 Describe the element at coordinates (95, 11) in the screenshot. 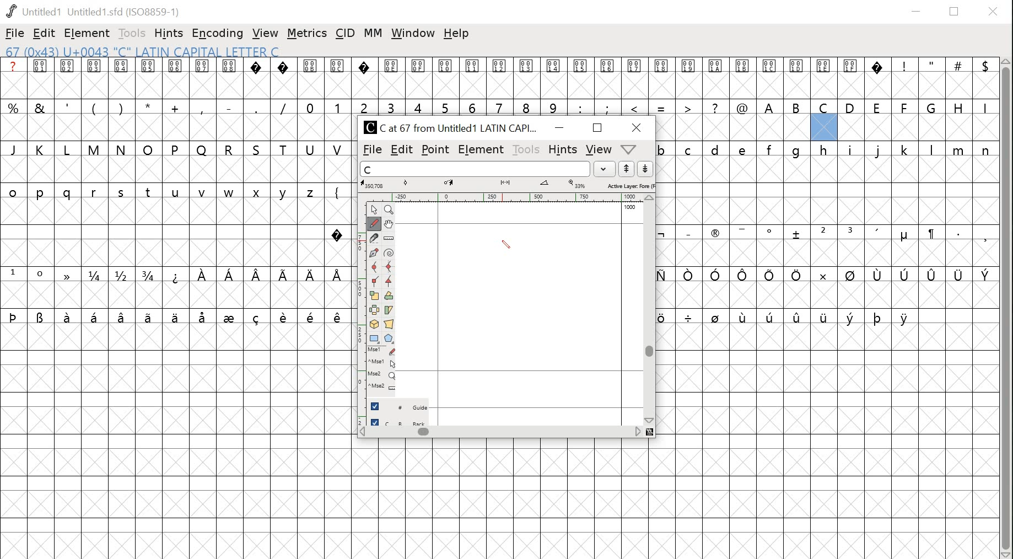

I see `Untitled1 Untitled 1.sfd (IS08859-1)` at that location.